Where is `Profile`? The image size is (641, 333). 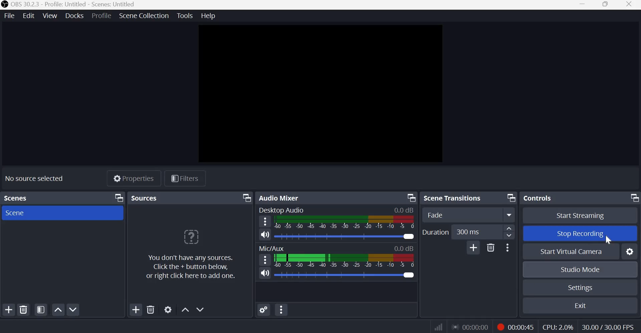
Profile is located at coordinates (103, 15).